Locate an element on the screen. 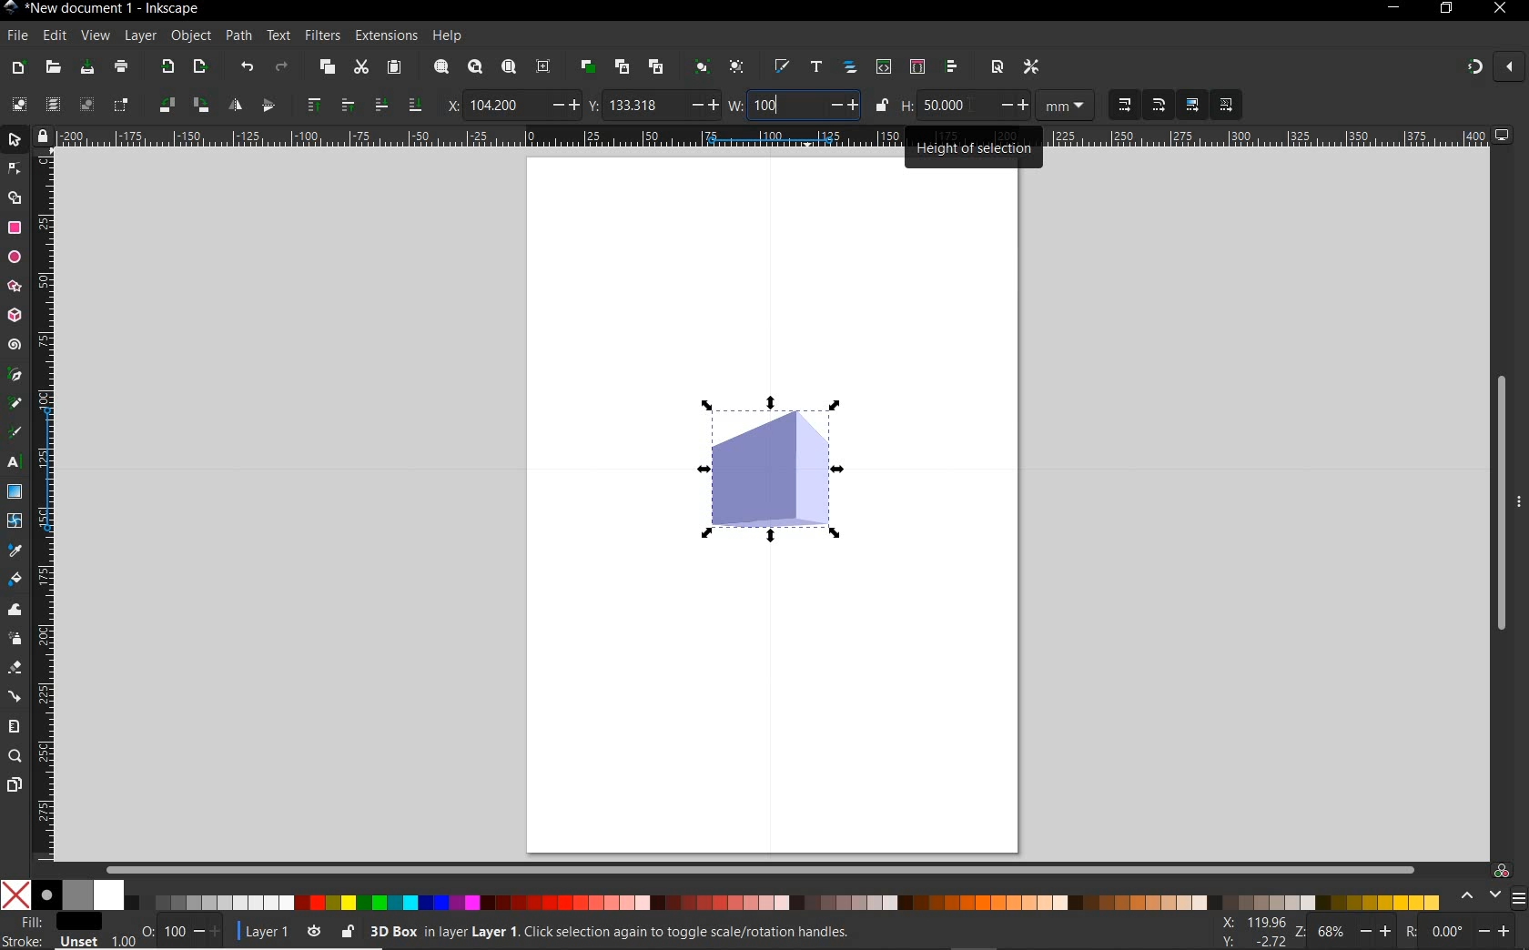 This screenshot has height=950, width=1529. deselect is located at coordinates (86, 106).